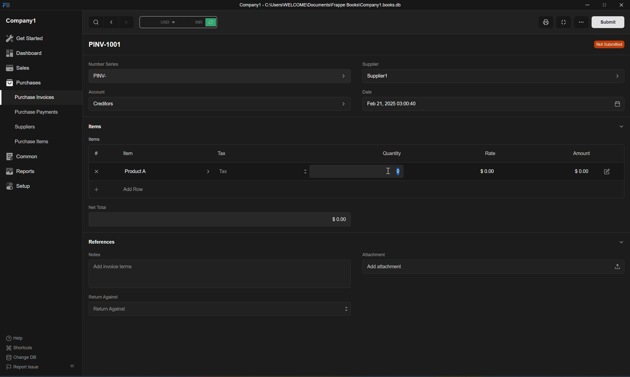 The height and width of the screenshot is (377, 630). What do you see at coordinates (485, 172) in the screenshot?
I see `$0.00` at bounding box center [485, 172].